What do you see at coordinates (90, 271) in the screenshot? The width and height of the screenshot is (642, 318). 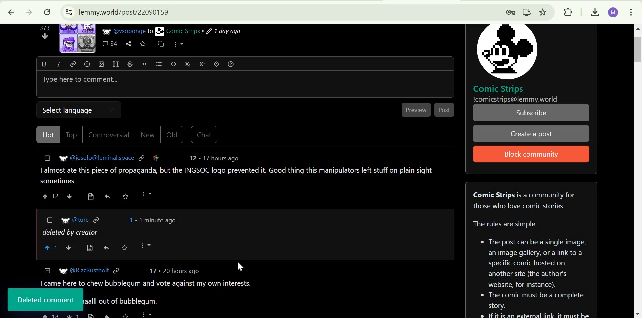 I see `@RizzRustbolt` at bounding box center [90, 271].